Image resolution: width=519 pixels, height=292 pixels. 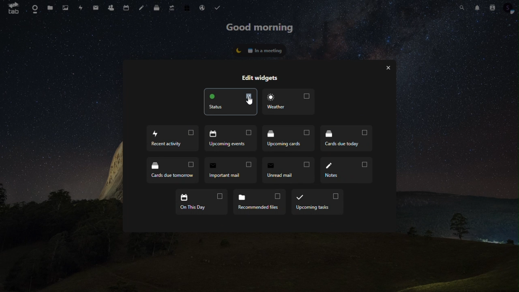 What do you see at coordinates (260, 28) in the screenshot?
I see `good morning` at bounding box center [260, 28].